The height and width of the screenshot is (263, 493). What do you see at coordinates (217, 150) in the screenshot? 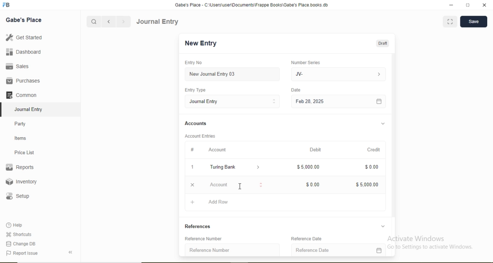
I see `Account` at bounding box center [217, 150].